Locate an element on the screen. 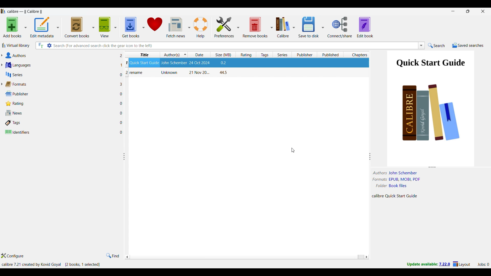  List searches is located at coordinates (421, 45).